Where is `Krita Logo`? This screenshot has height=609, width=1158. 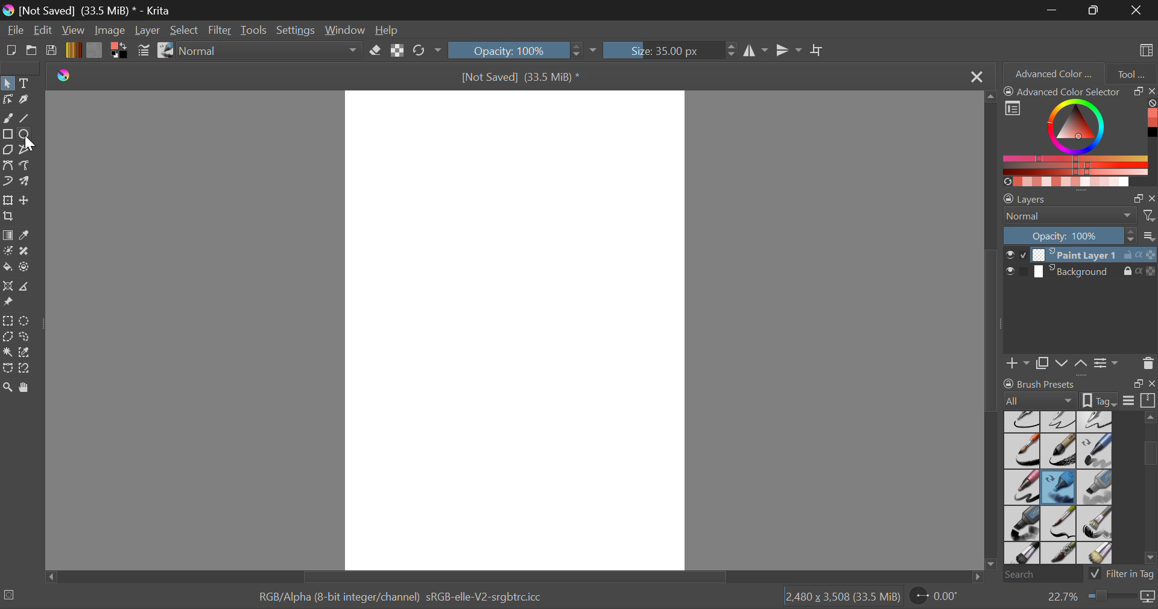 Krita Logo is located at coordinates (63, 76).